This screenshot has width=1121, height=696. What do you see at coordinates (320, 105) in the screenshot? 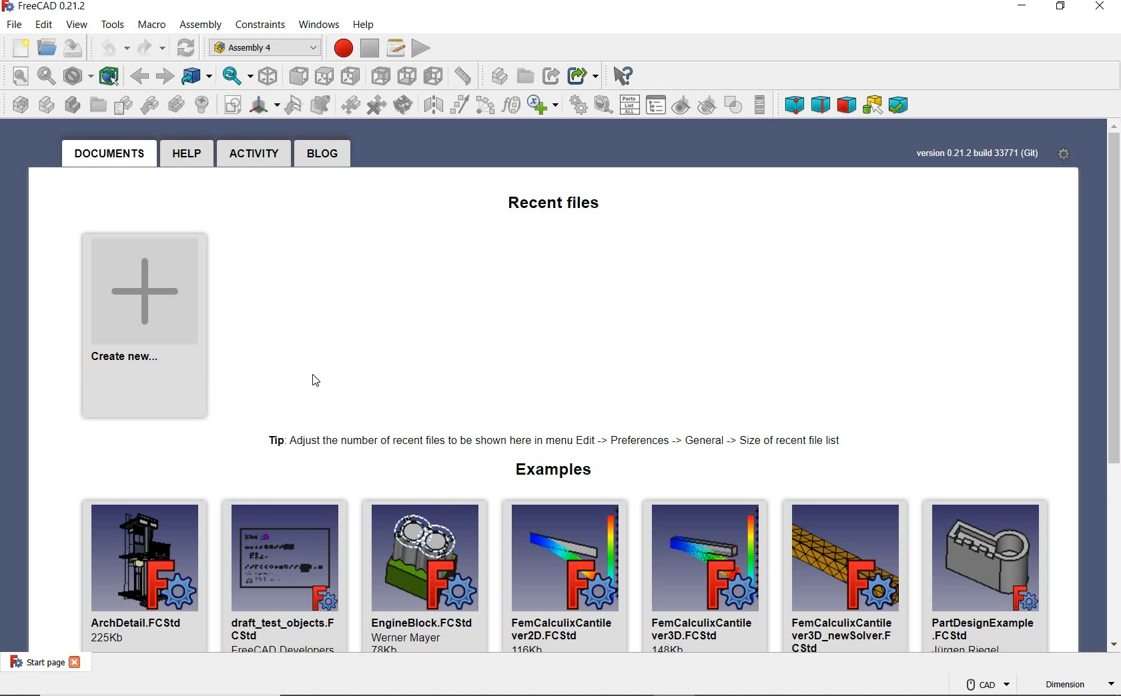
I see `create mirror` at bounding box center [320, 105].